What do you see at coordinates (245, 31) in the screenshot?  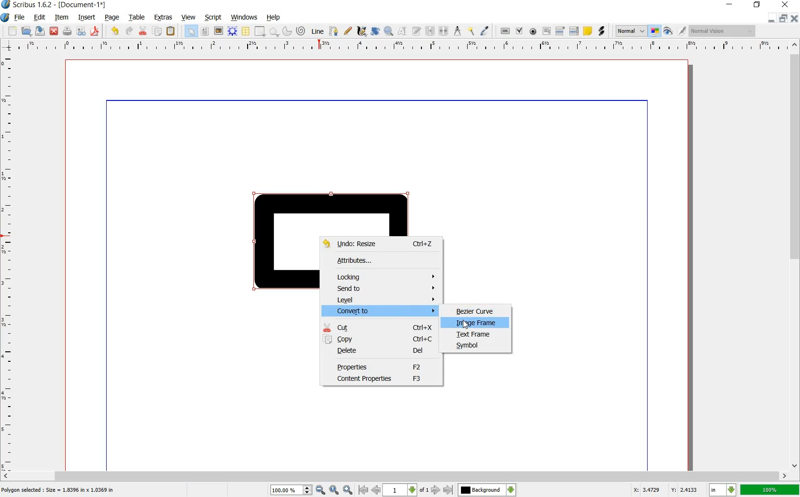 I see `table` at bounding box center [245, 31].